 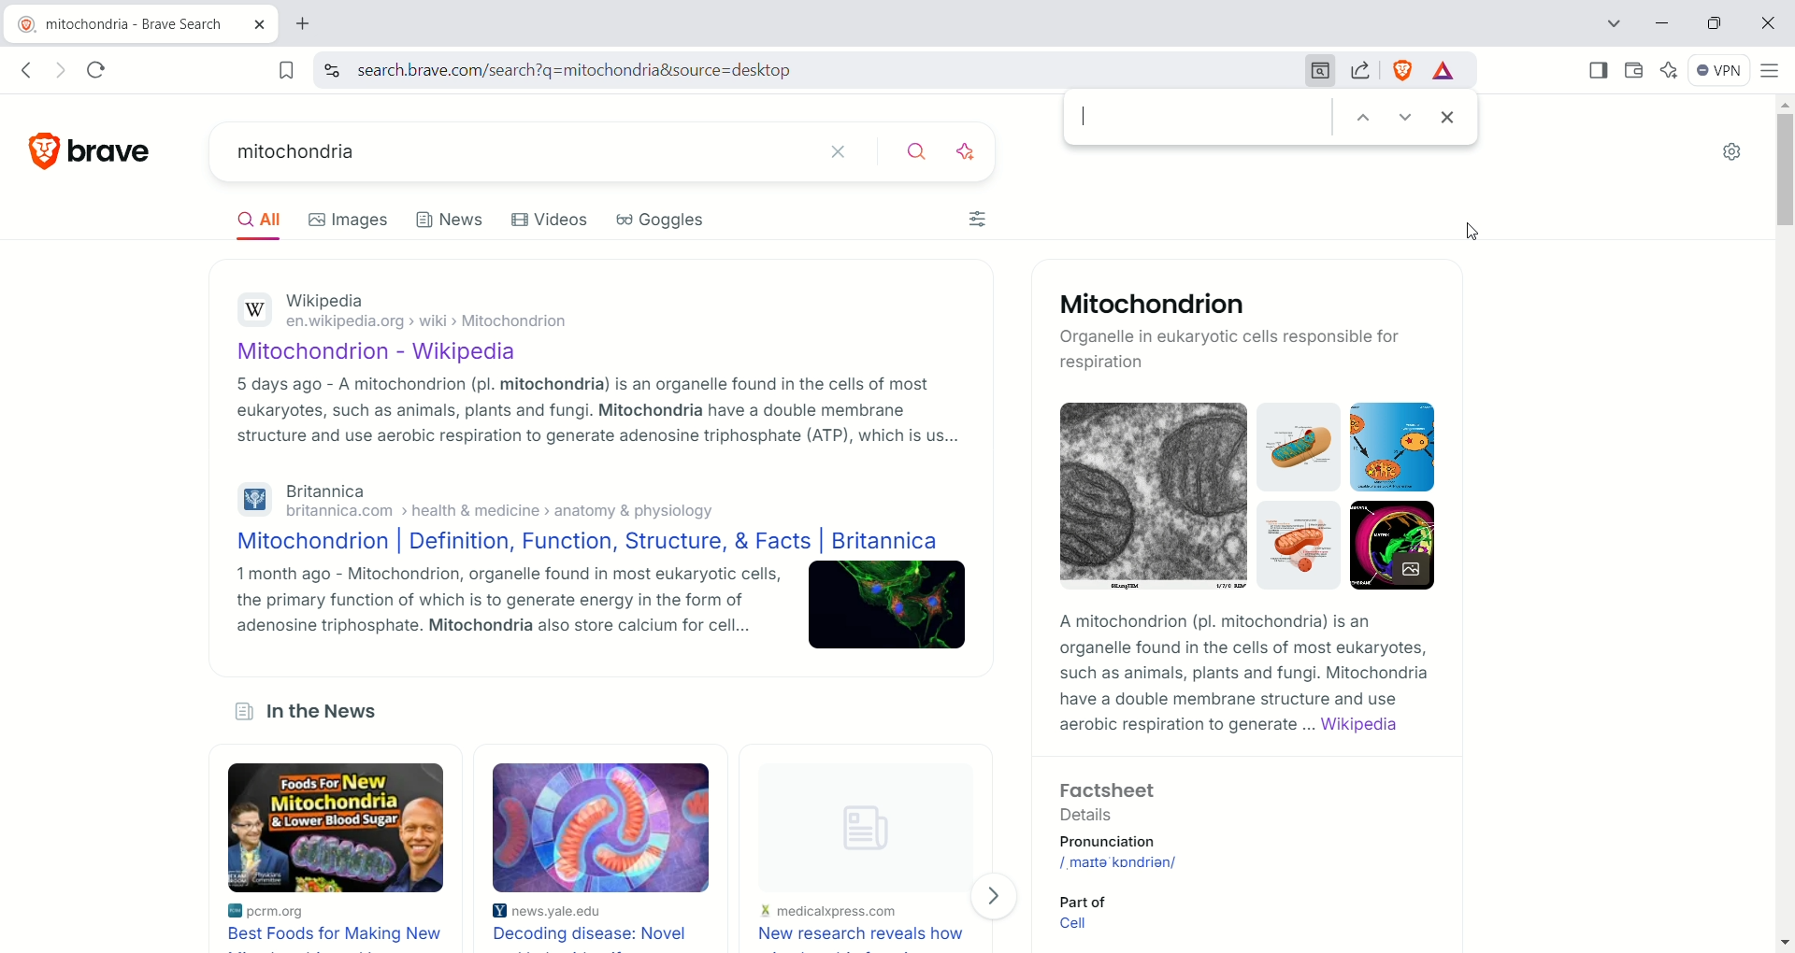 What do you see at coordinates (41, 156) in the screenshot?
I see `brave logo` at bounding box center [41, 156].